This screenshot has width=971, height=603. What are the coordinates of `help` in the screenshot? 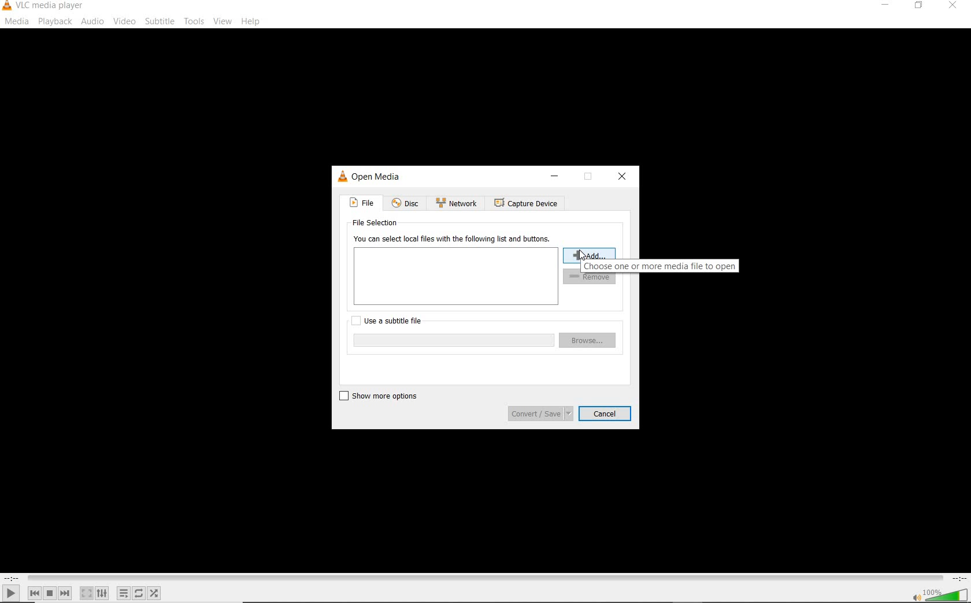 It's located at (251, 23).